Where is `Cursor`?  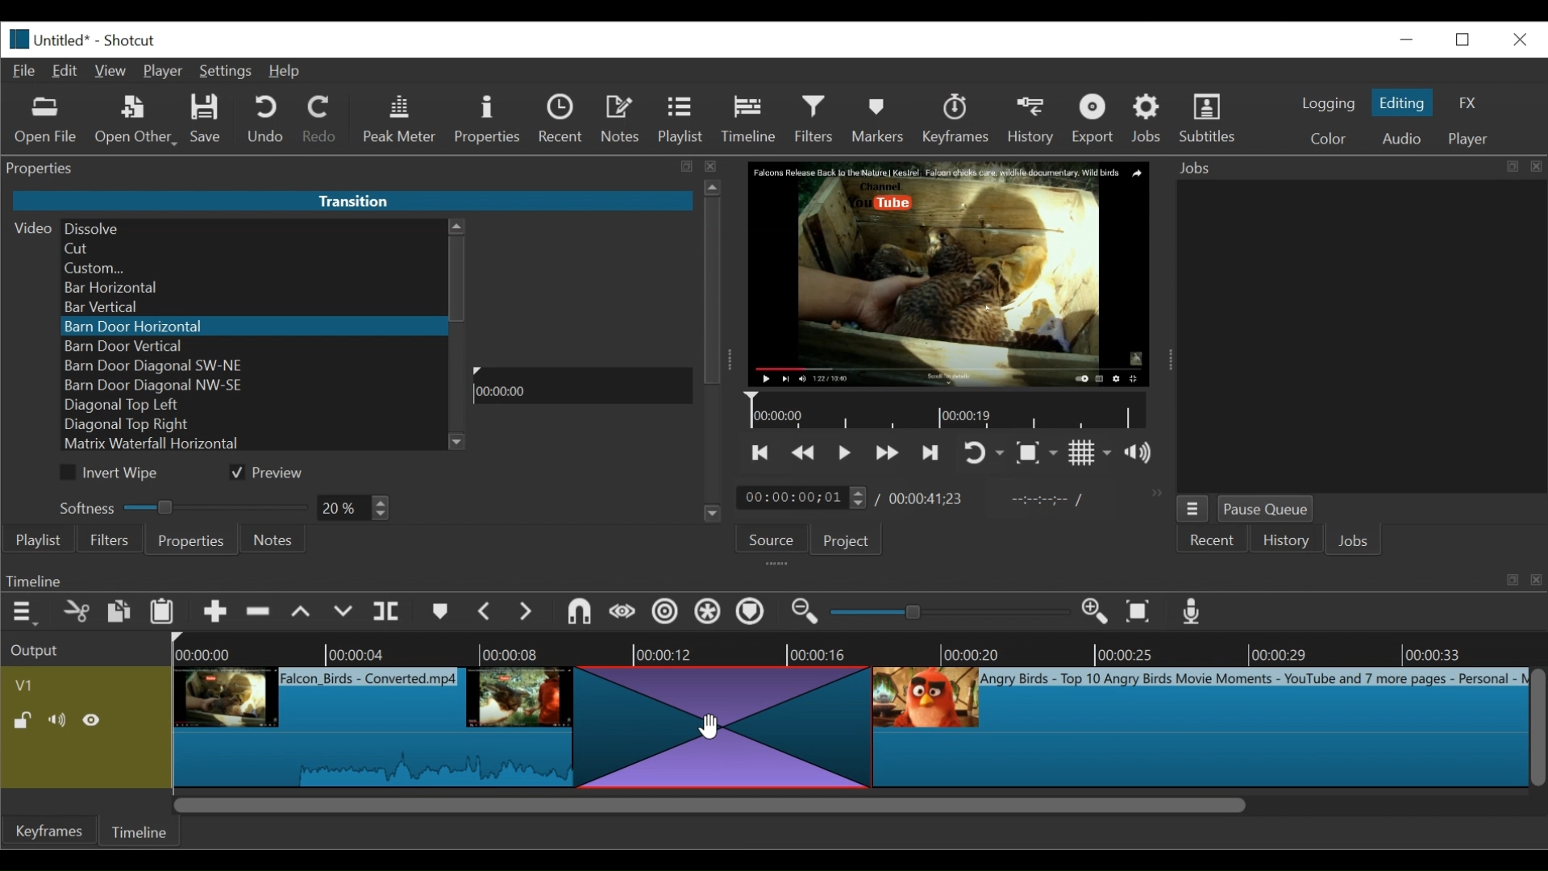 Cursor is located at coordinates (707, 724).